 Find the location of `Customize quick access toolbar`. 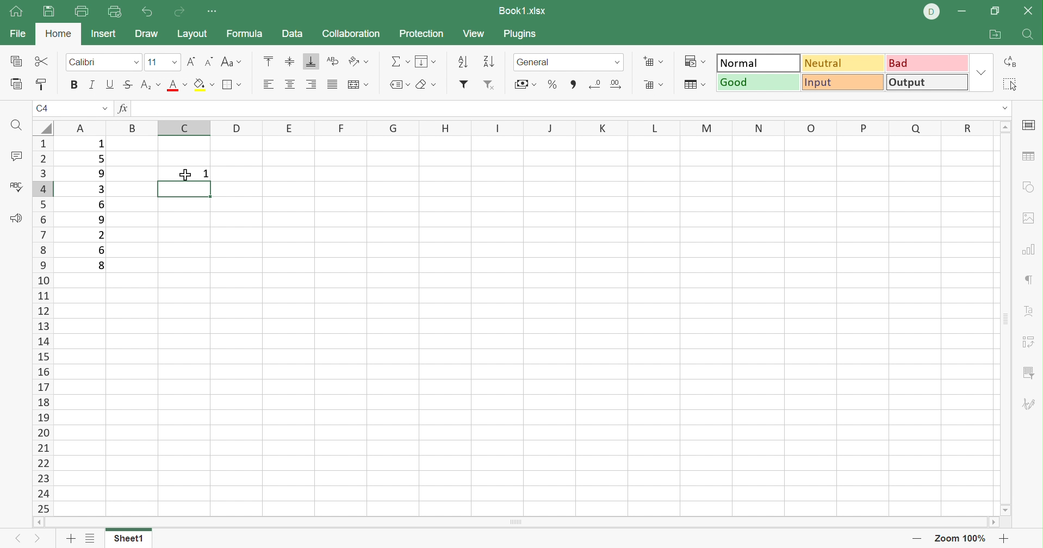

Customize quick access toolbar is located at coordinates (216, 13).